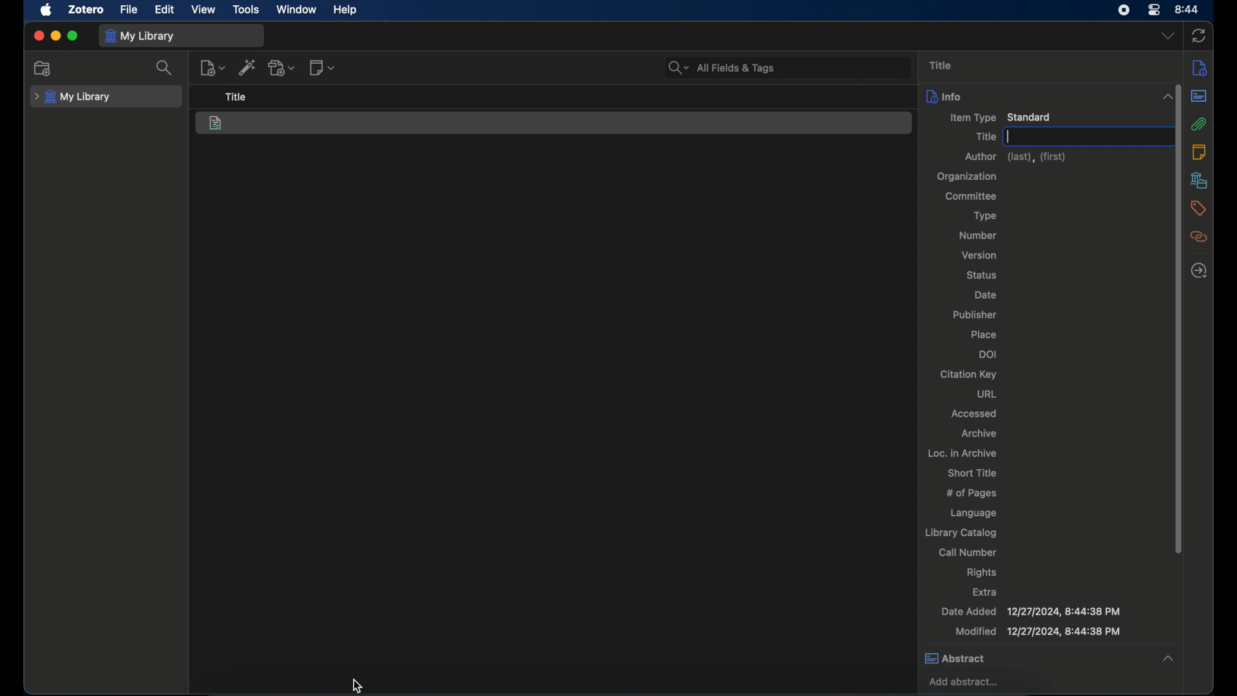 The width and height of the screenshot is (1237, 696). Describe the element at coordinates (1083, 136) in the screenshot. I see `text input` at that location.